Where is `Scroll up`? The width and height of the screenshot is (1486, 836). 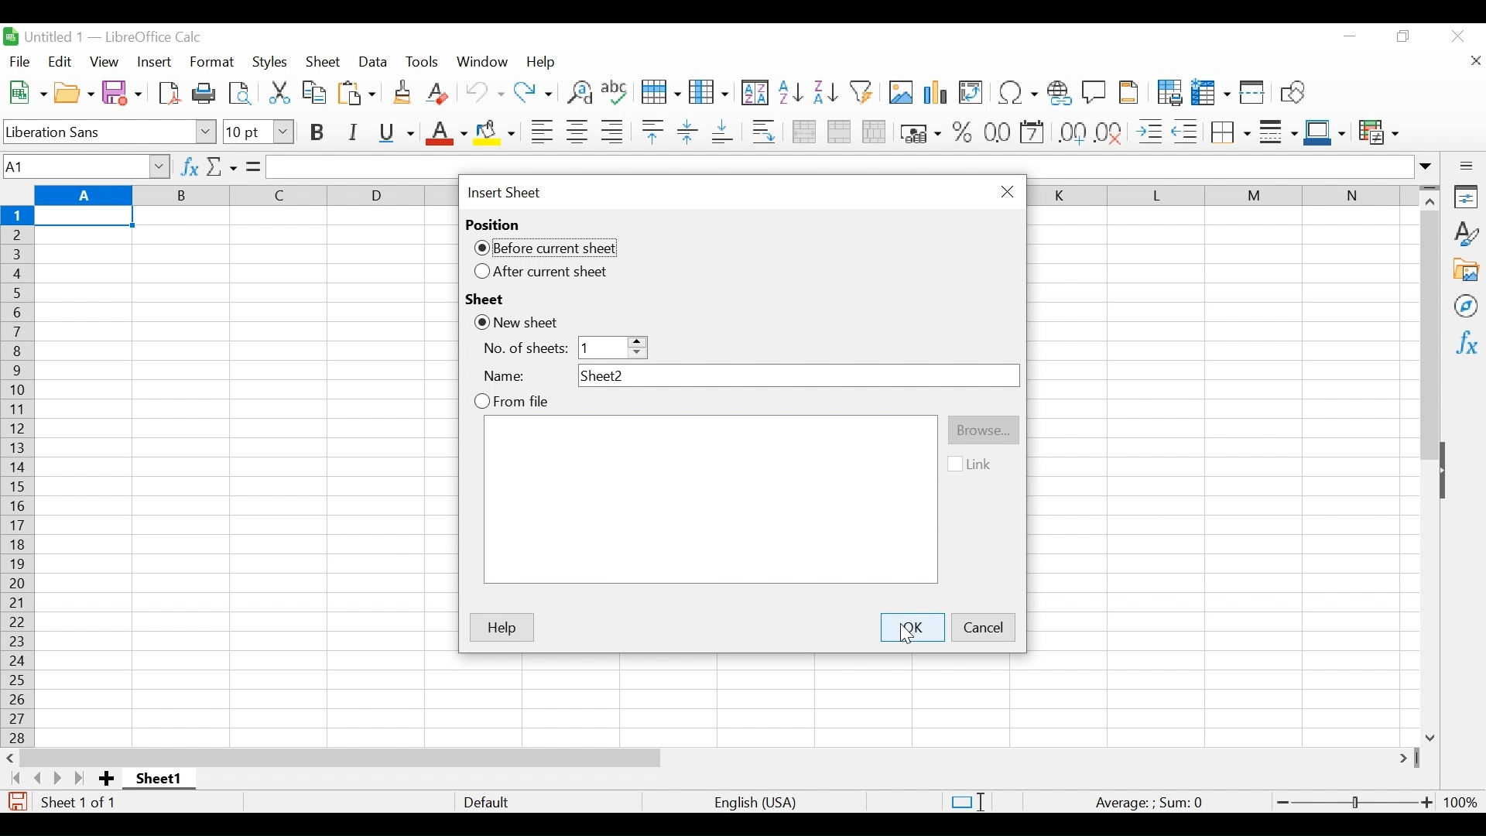
Scroll up is located at coordinates (1430, 204).